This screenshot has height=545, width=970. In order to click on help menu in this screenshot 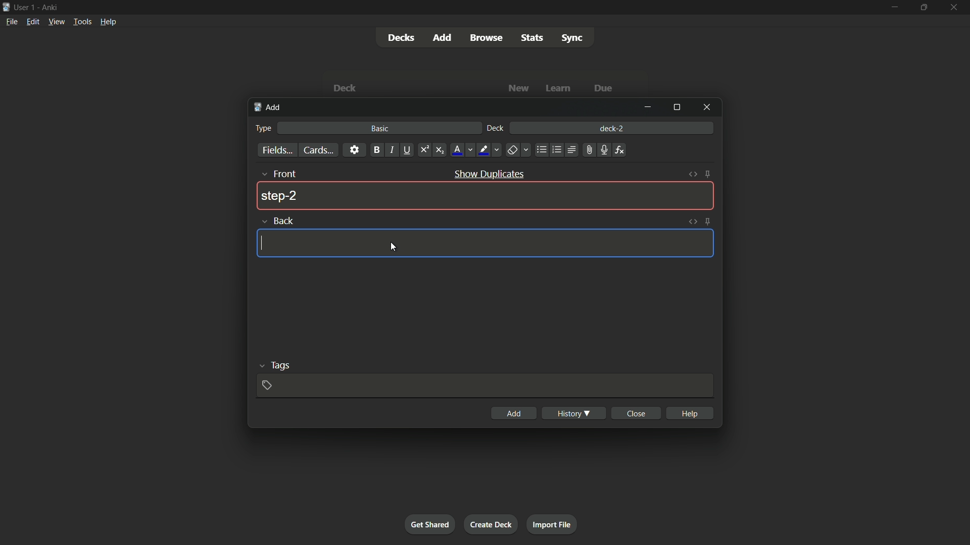, I will do `click(109, 21)`.